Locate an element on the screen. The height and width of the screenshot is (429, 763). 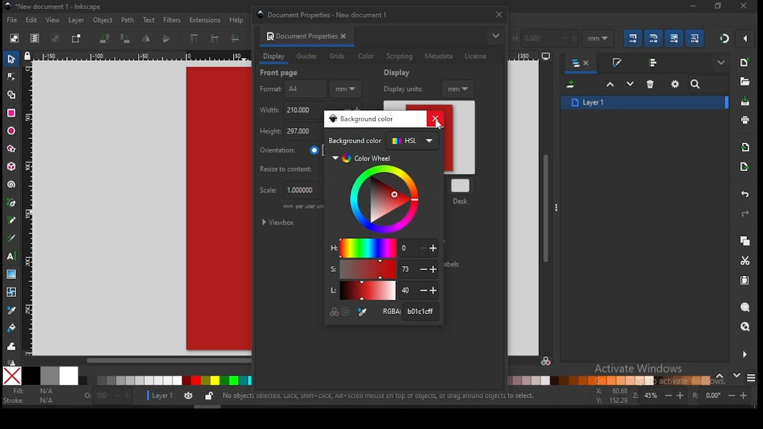
page orientation: vertical/horizontal is located at coordinates (290, 150).